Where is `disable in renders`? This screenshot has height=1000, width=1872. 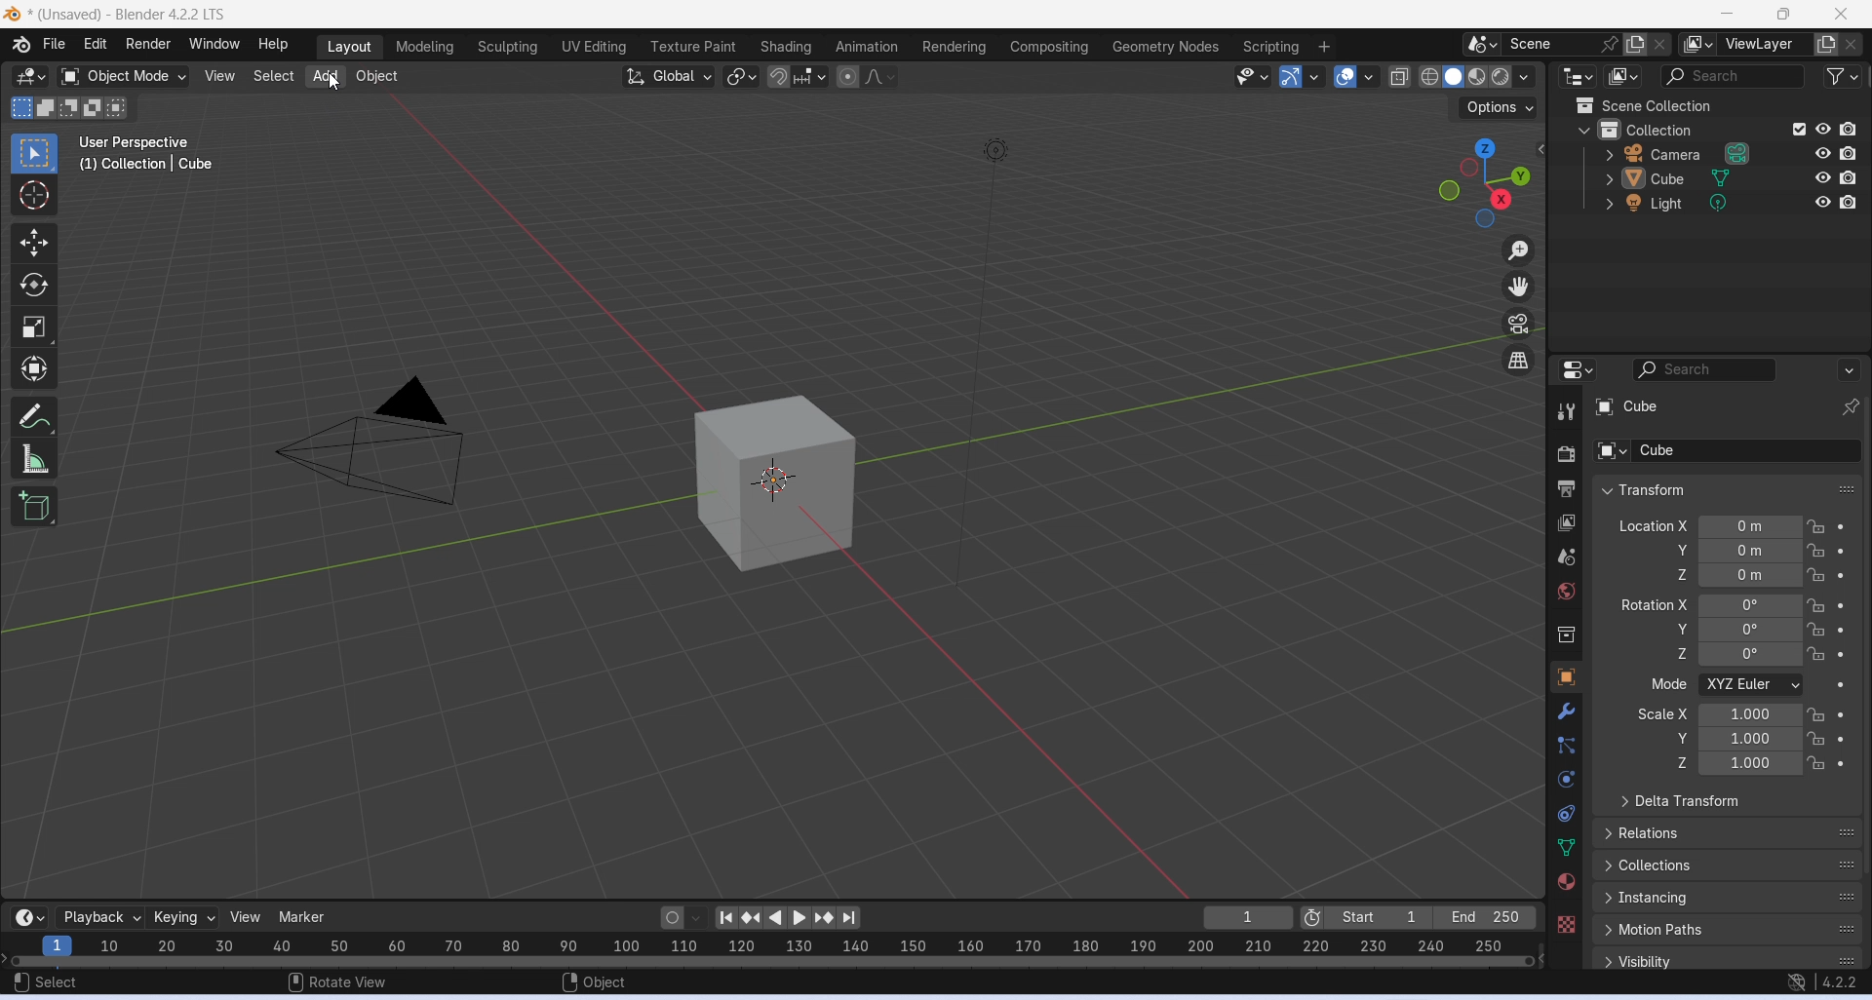
disable in renders is located at coordinates (1848, 177).